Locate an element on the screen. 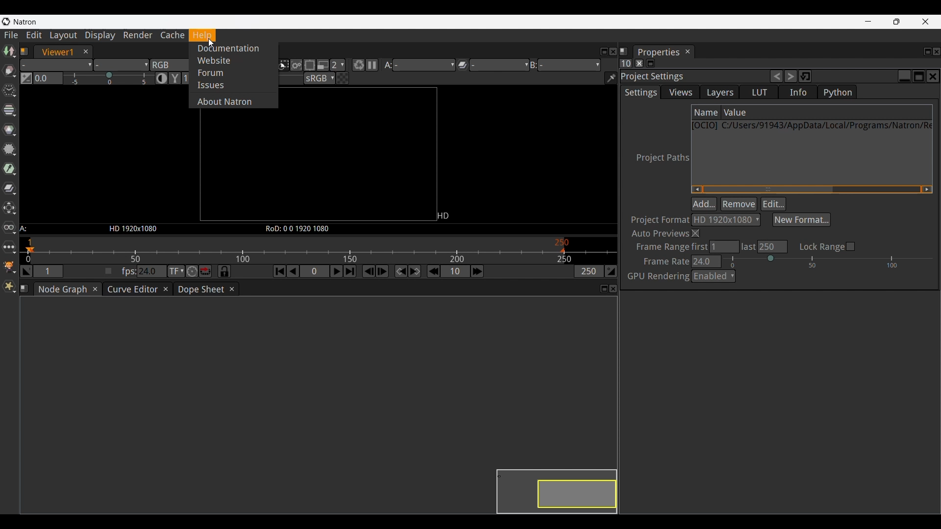 This screenshot has width=941, height=529. Previous frame is located at coordinates (369, 271).